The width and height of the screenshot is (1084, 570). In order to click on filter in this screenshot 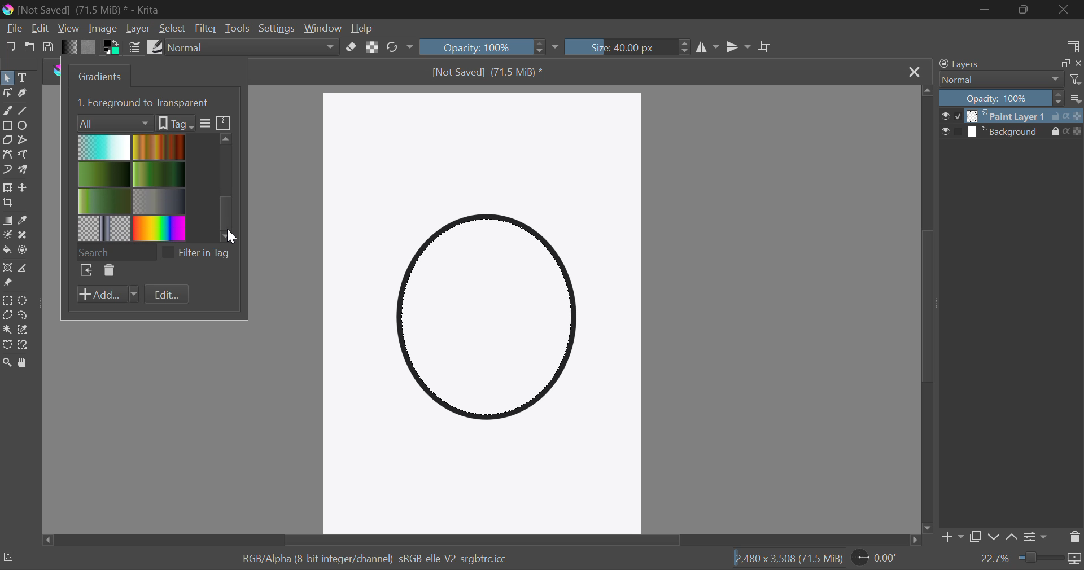, I will do `click(1075, 80)`.